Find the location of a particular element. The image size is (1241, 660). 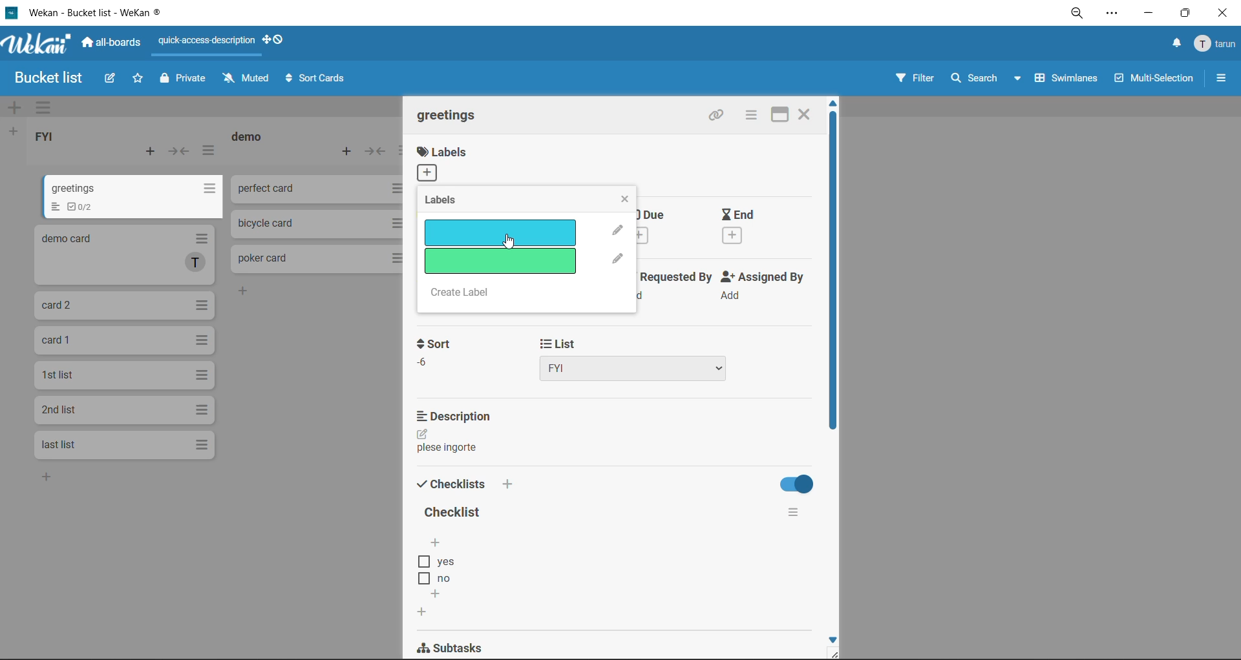

add swimlane is located at coordinates (16, 108).